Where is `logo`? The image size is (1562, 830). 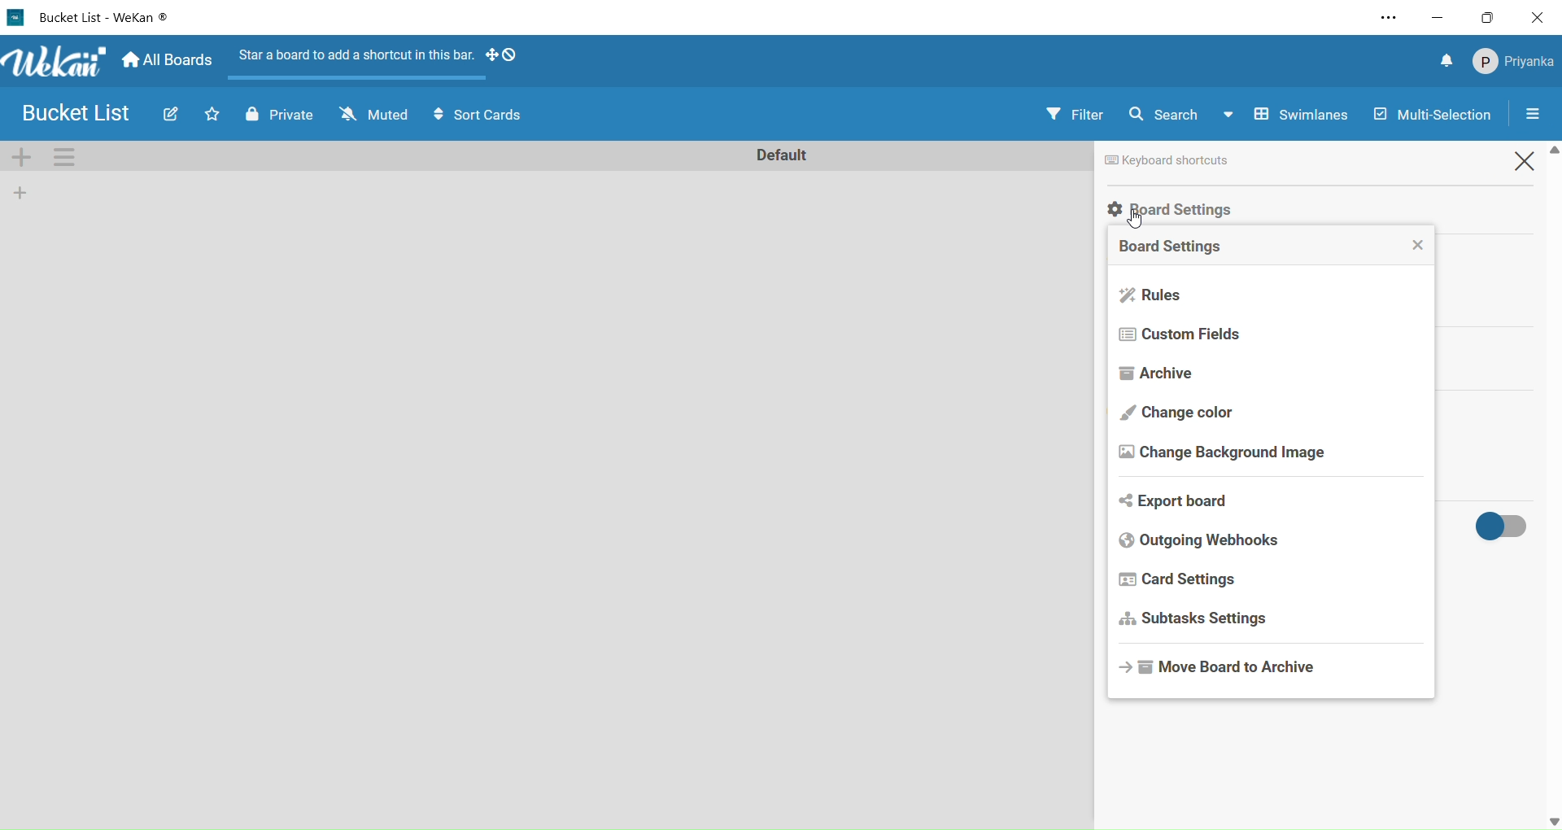 logo is located at coordinates (18, 18).